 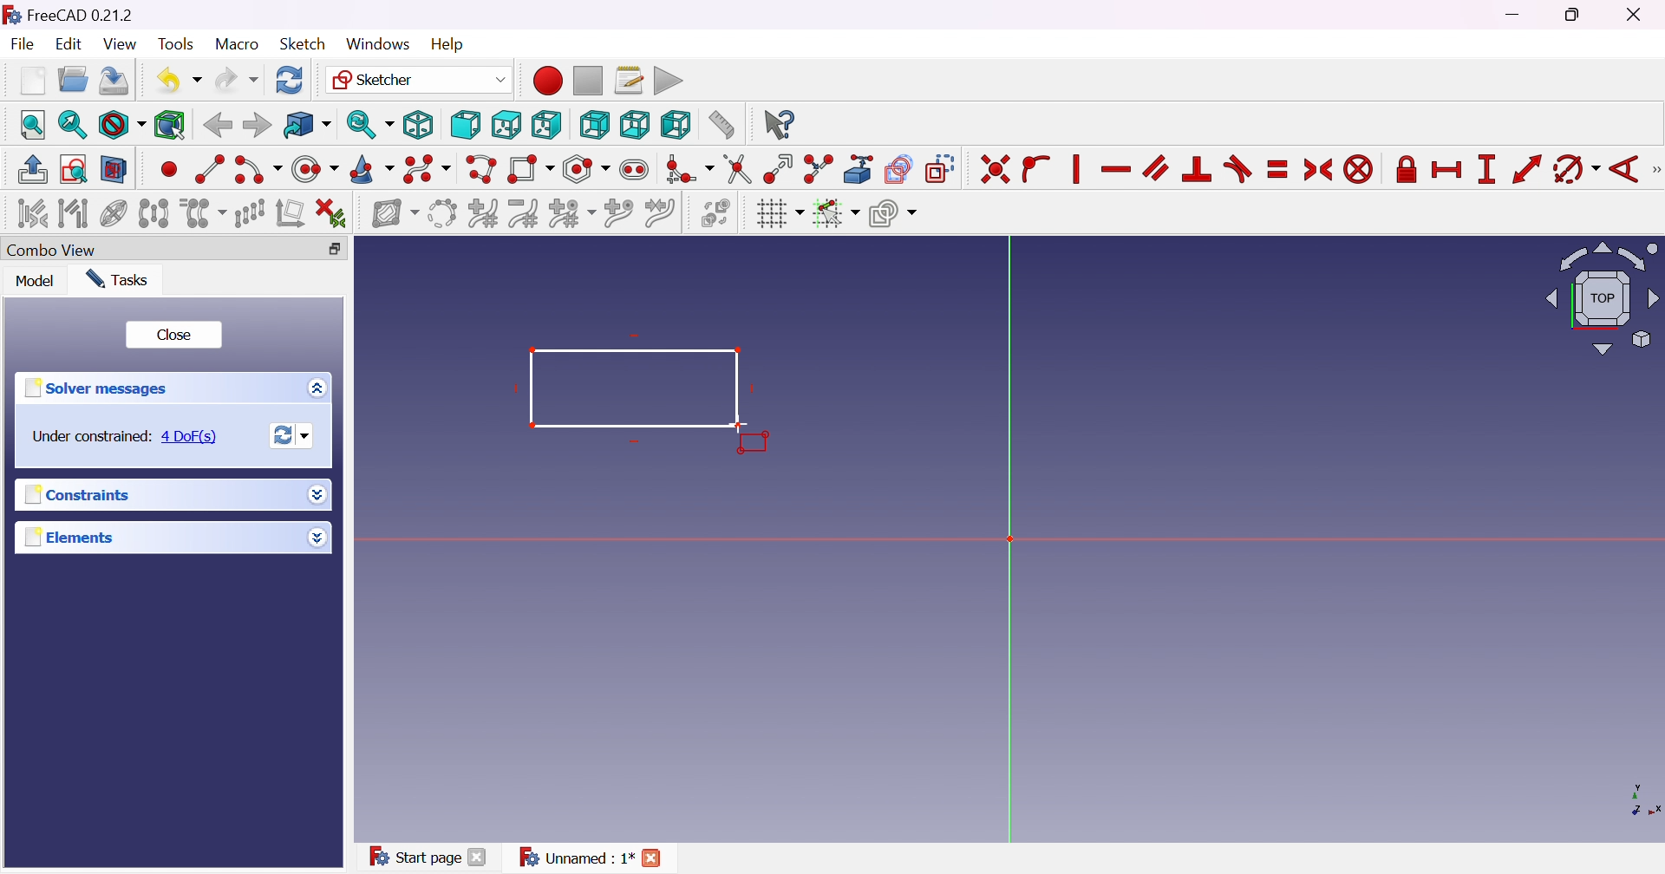 I want to click on Viewing angle, so click(x=1598, y=297).